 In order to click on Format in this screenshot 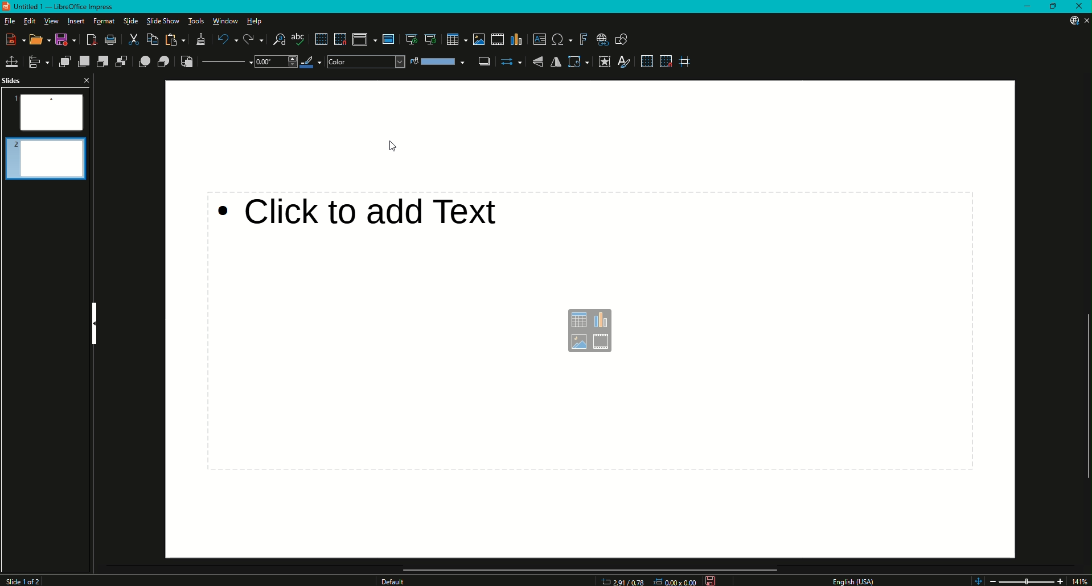, I will do `click(103, 21)`.